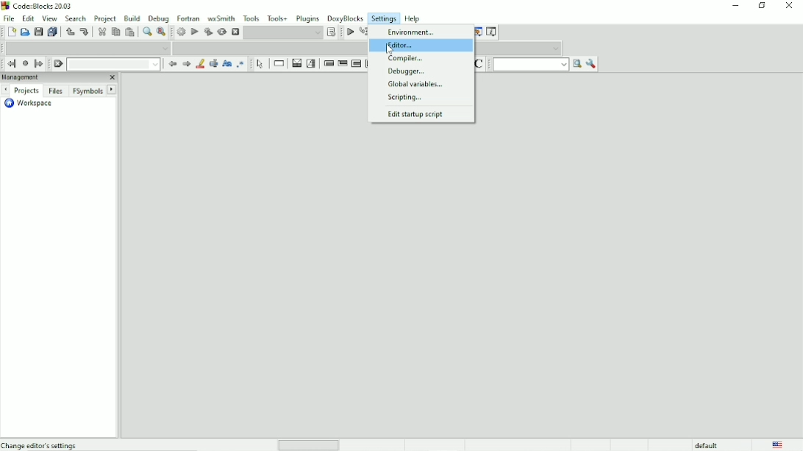 This screenshot has height=451, width=803. I want to click on Scripting, so click(415, 97).